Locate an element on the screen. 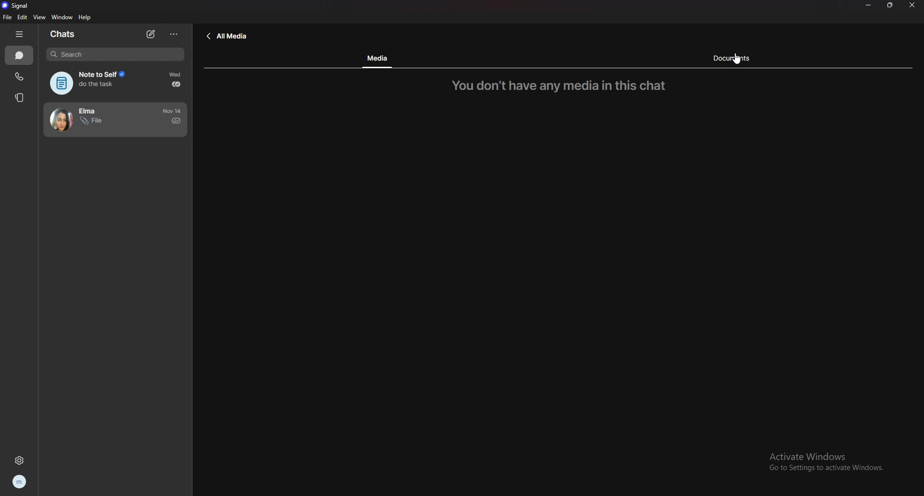  file is located at coordinates (7, 17).